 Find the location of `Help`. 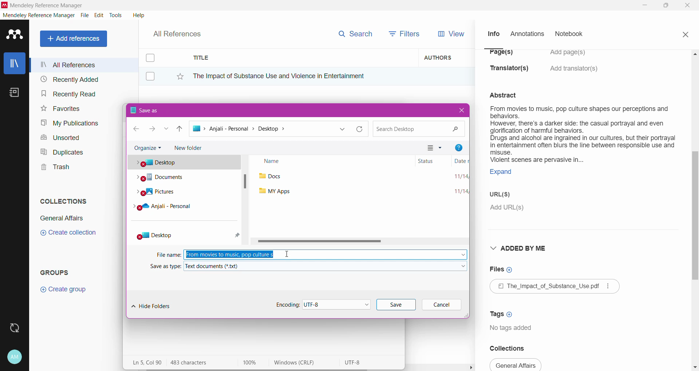

Help is located at coordinates (138, 15).